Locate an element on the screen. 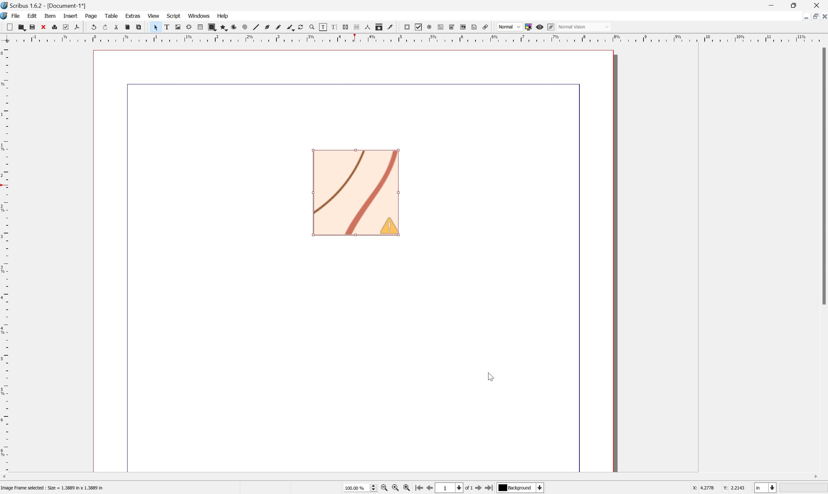  Zoom Out is located at coordinates (384, 489).